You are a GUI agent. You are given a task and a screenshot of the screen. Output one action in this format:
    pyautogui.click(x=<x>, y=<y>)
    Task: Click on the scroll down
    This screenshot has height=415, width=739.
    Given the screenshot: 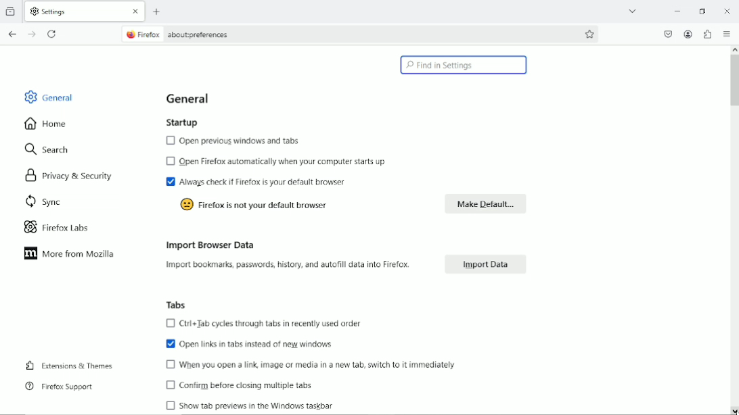 What is the action you would take?
    pyautogui.click(x=735, y=411)
    